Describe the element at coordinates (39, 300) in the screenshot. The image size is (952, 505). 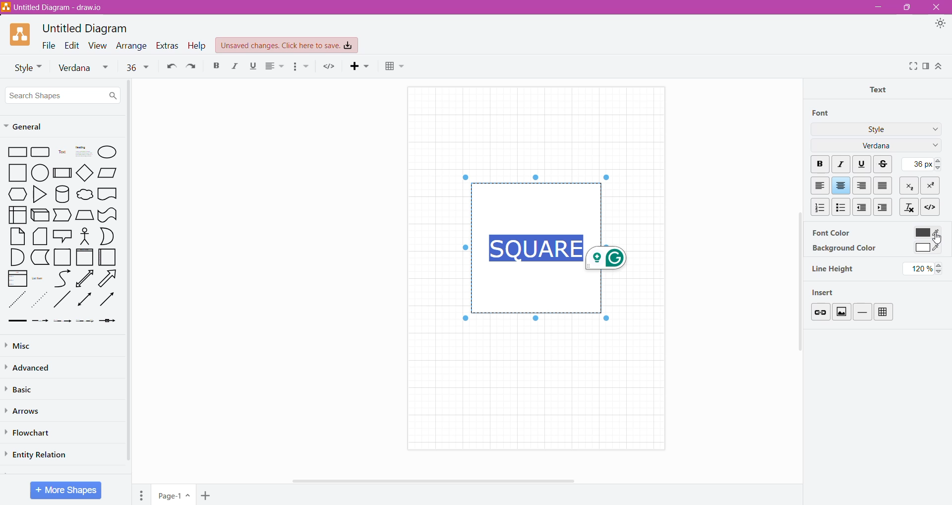
I see `Dotted Arrow ` at that location.